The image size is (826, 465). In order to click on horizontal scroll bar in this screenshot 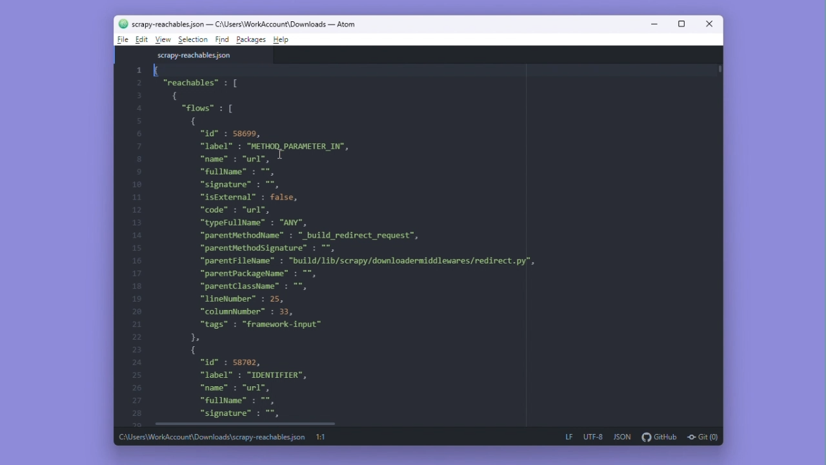, I will do `click(233, 424)`.